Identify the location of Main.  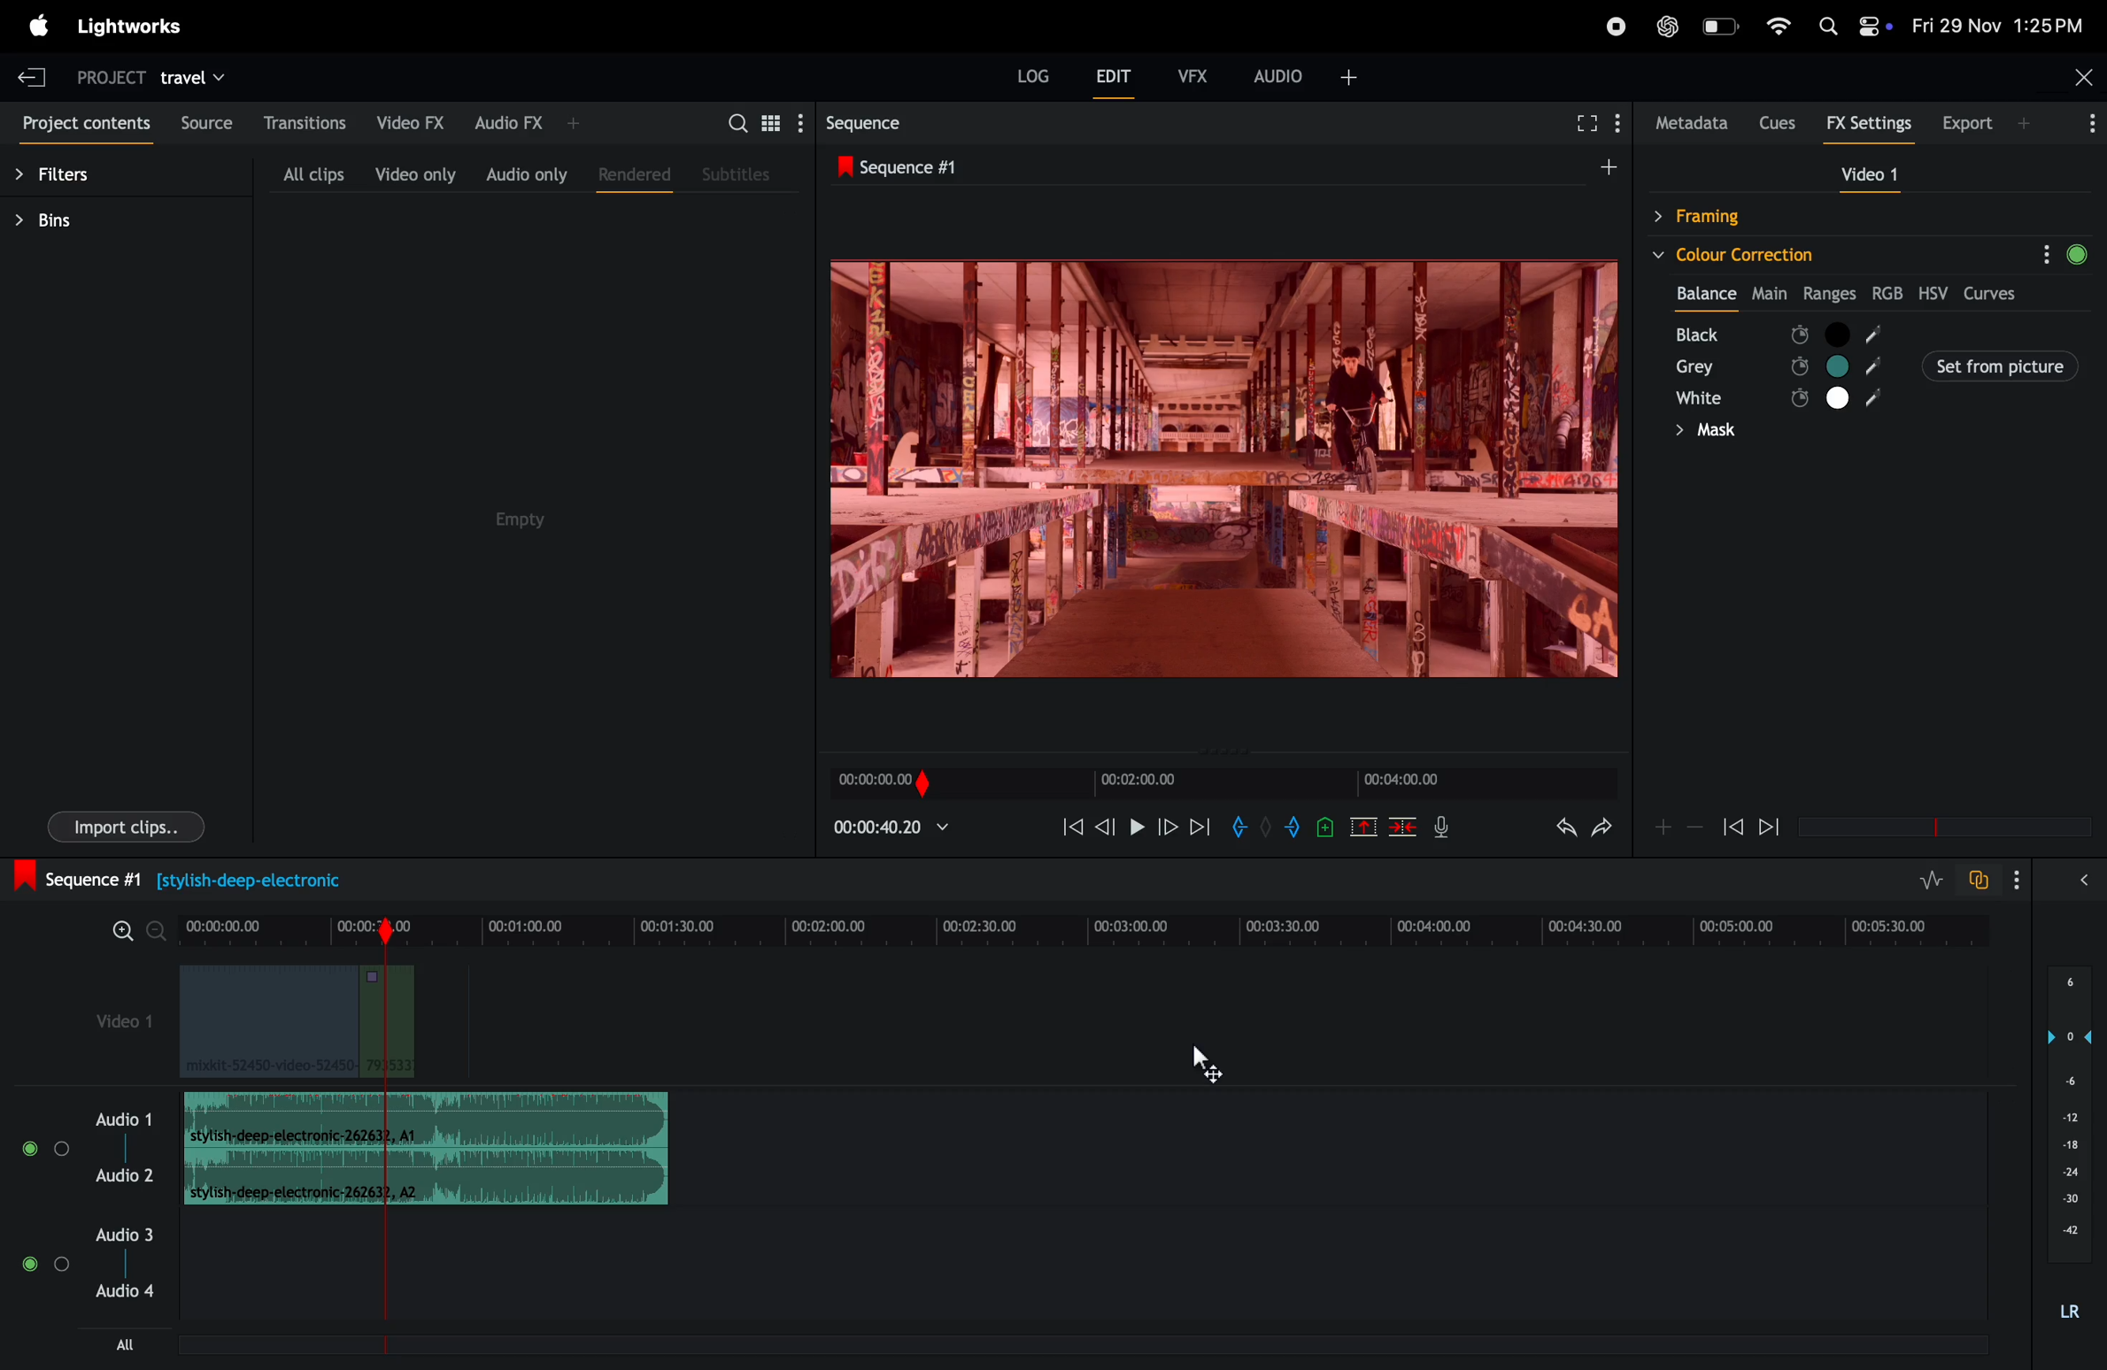
(1771, 290).